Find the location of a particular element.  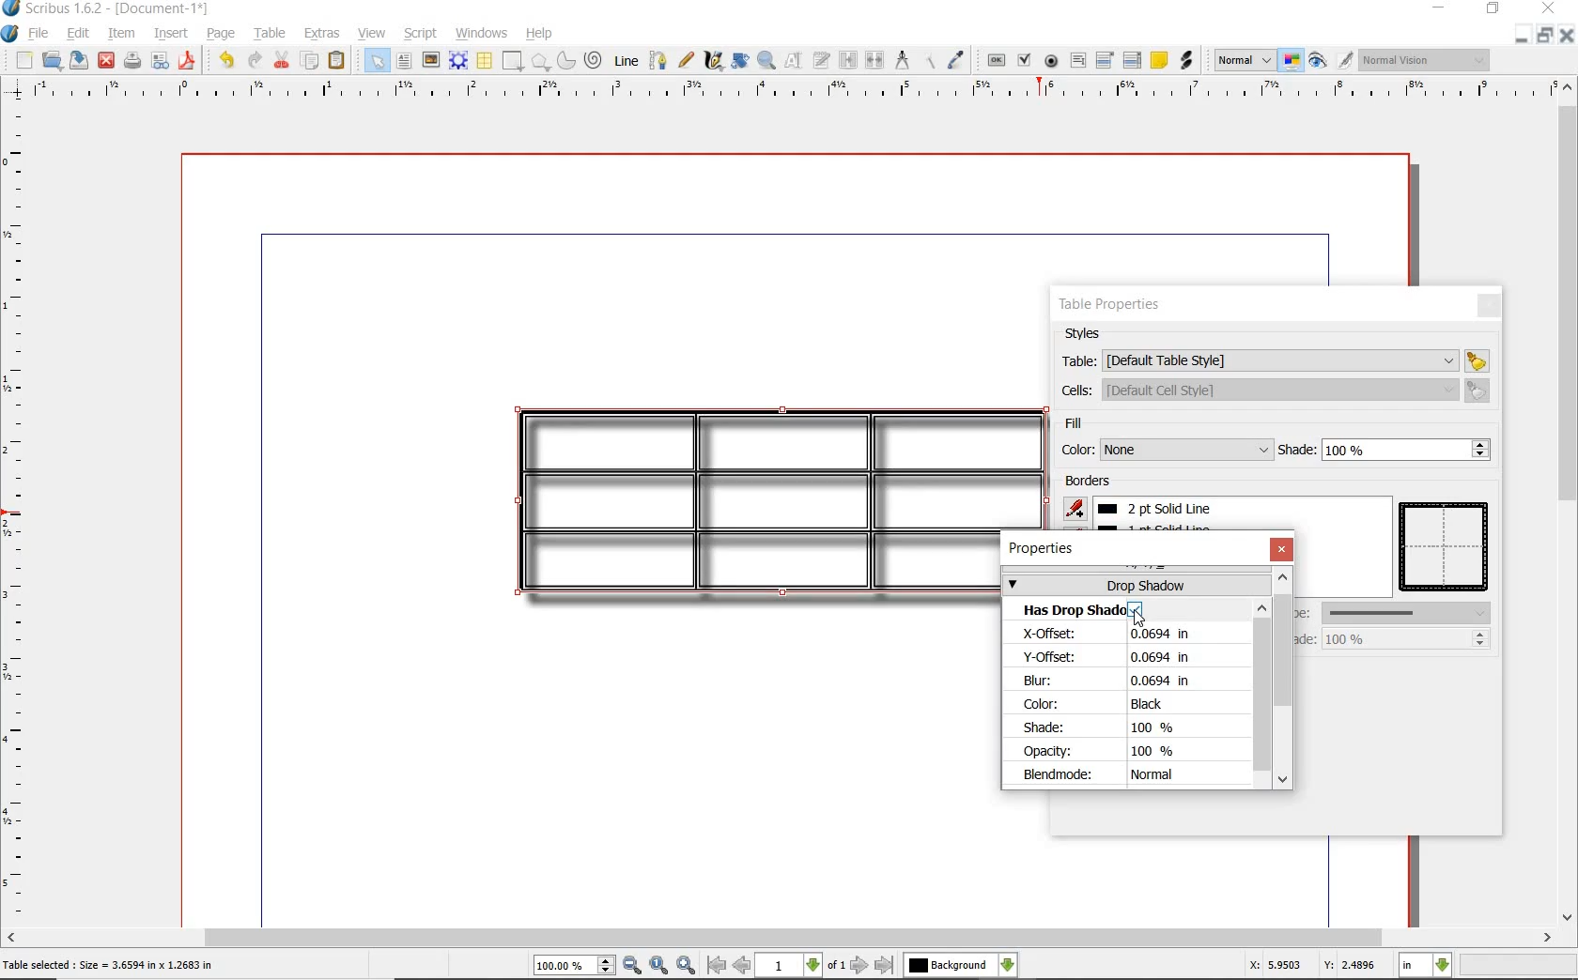

pdf list box is located at coordinates (1133, 60).